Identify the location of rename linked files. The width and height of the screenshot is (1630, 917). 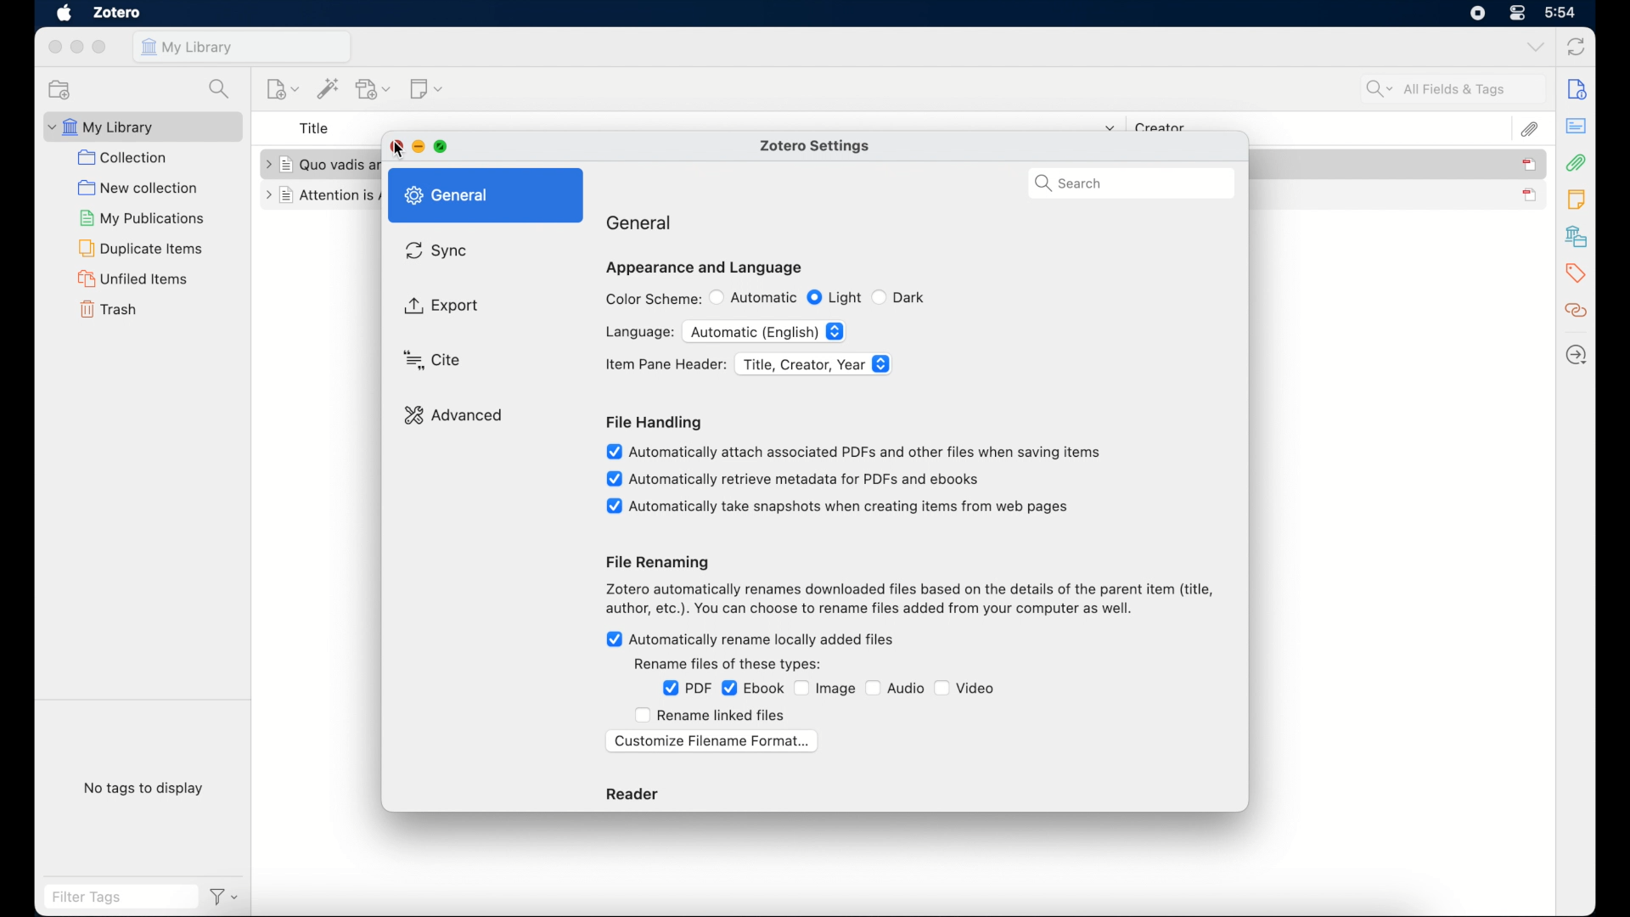
(709, 716).